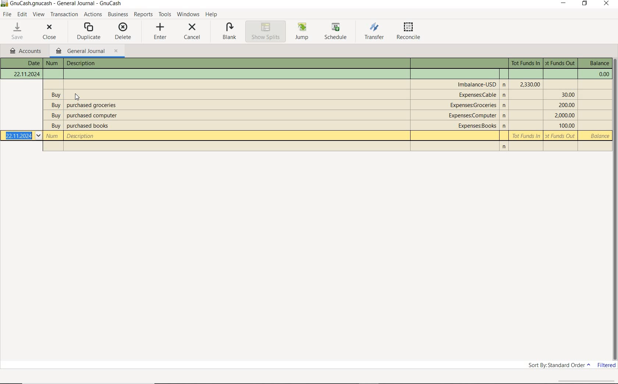  I want to click on Text, so click(327, 136).